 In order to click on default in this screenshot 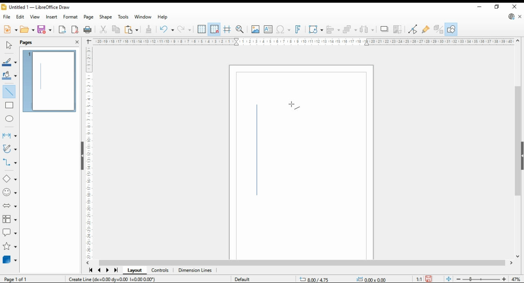, I will do `click(246, 278)`.